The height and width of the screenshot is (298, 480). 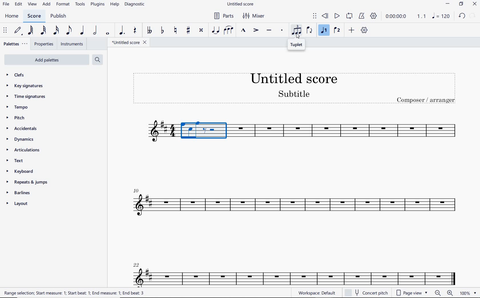 I want to click on NOTE, so click(x=441, y=16).